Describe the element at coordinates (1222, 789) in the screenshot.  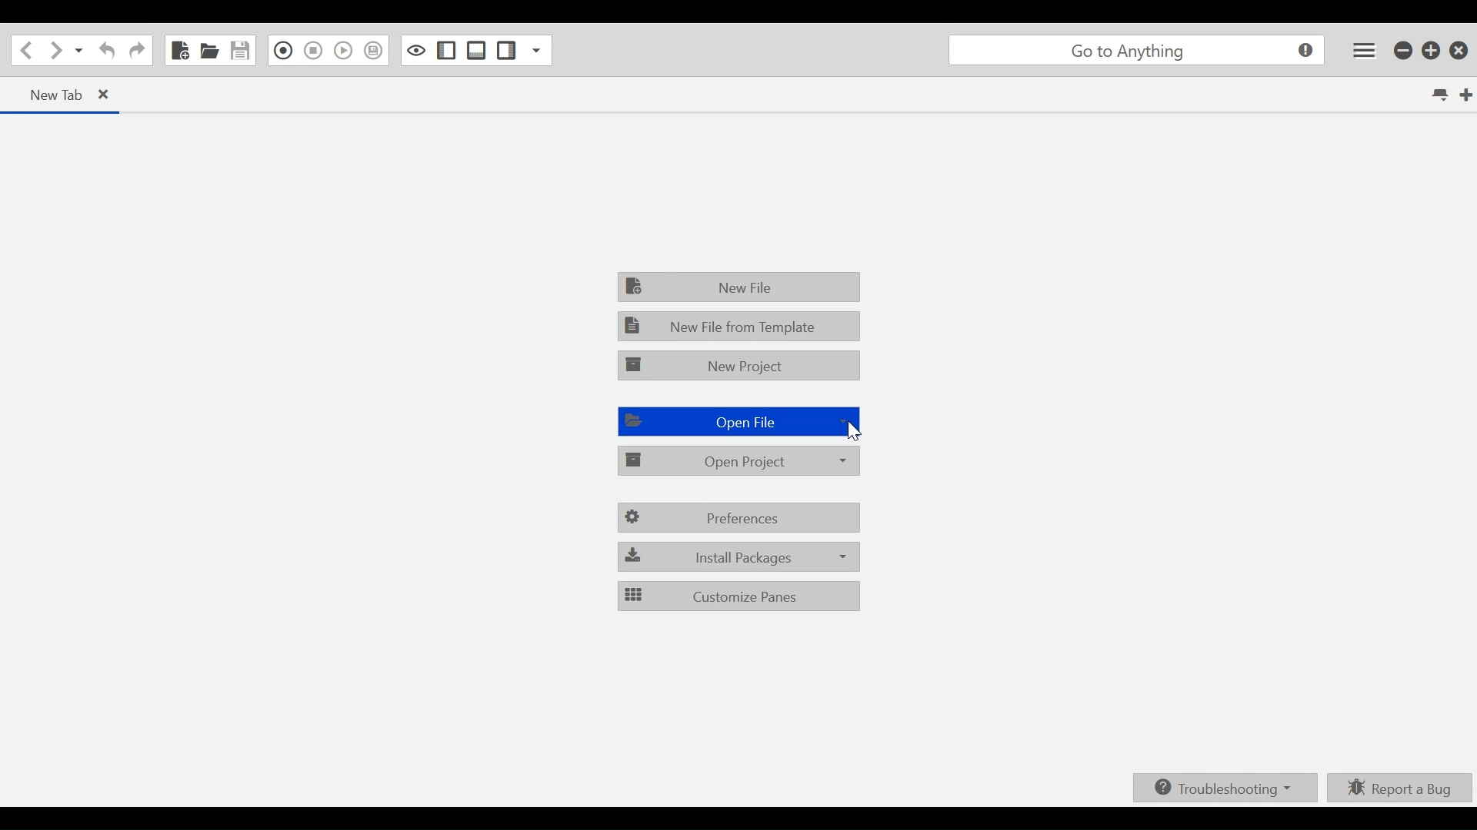
I see `Troubleshooting` at that location.